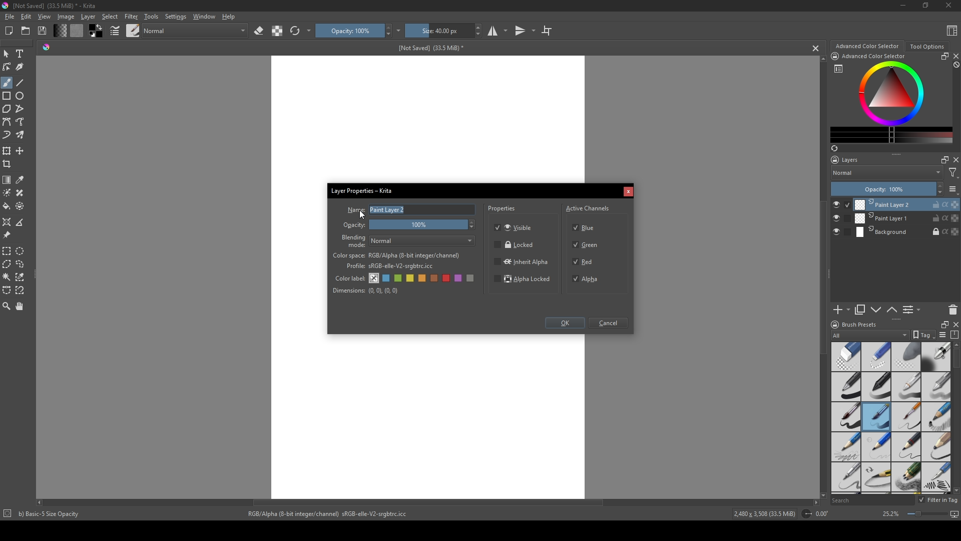 This screenshot has width=961, height=541. I want to click on scroll left, so click(42, 502).